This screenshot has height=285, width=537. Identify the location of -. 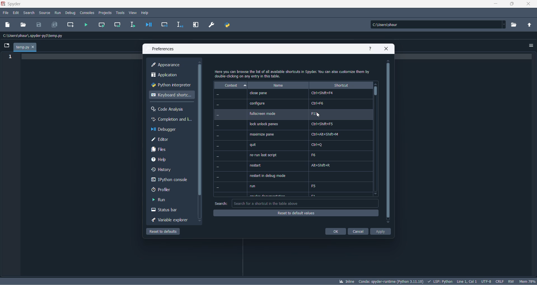
(218, 177).